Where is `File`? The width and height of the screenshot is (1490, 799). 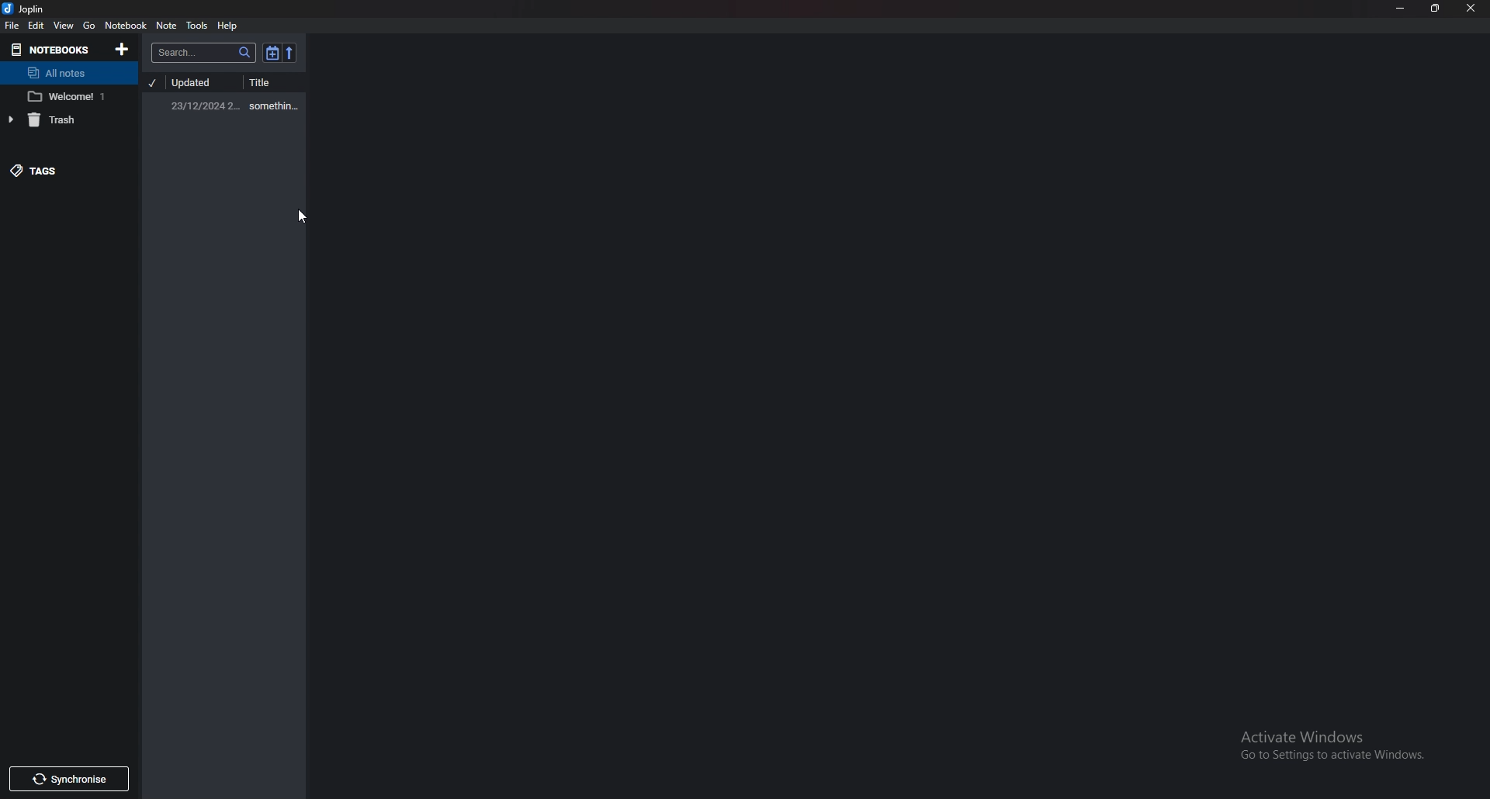
File is located at coordinates (12, 24).